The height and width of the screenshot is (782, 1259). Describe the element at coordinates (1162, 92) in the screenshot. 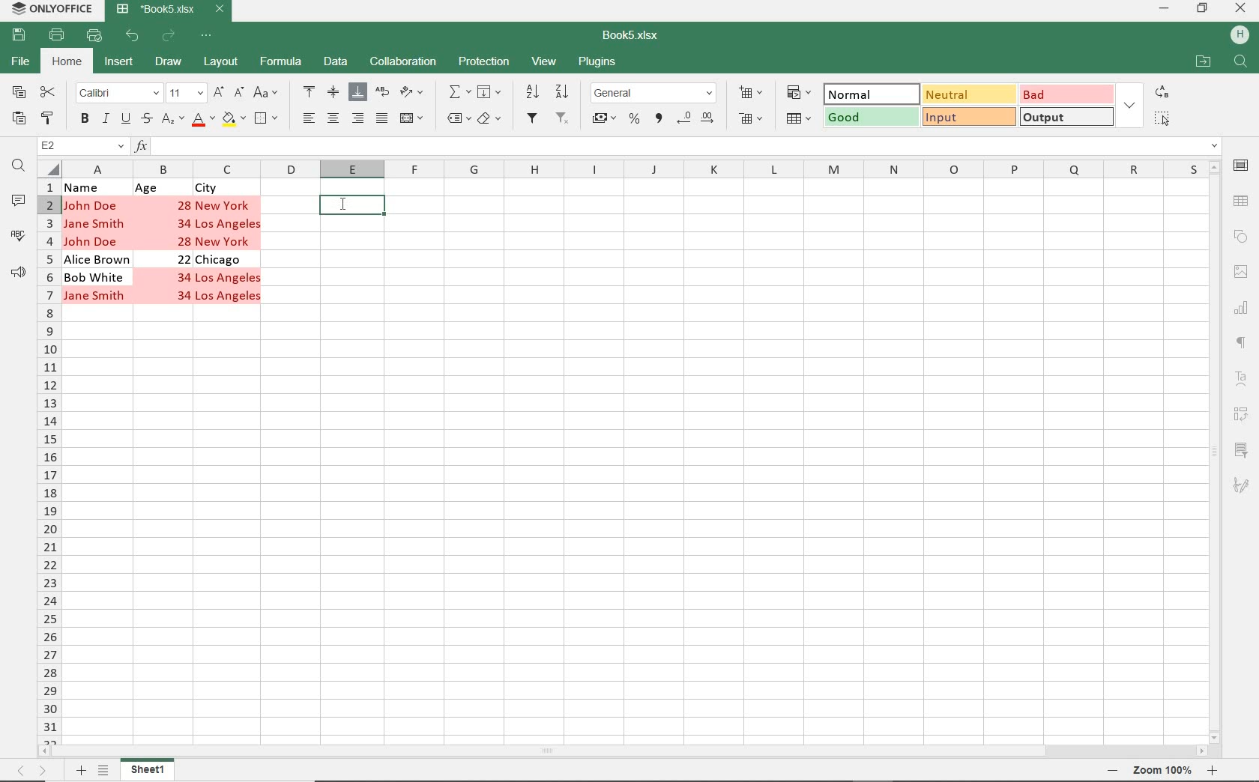

I see `REPLACE` at that location.